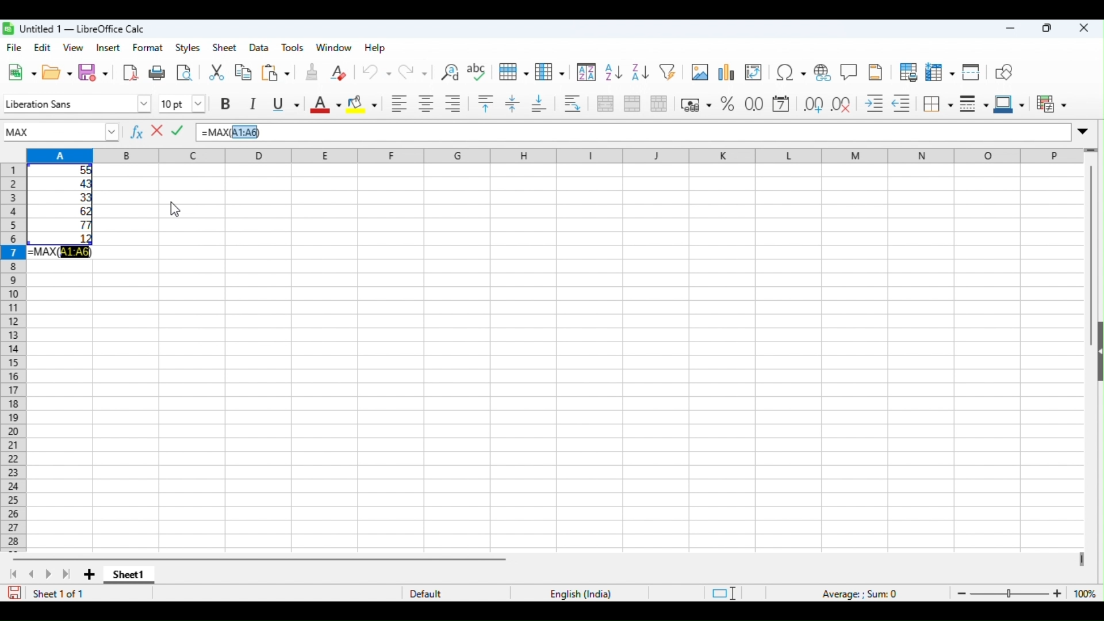 The height and width of the screenshot is (621, 1104). I want to click on view, so click(72, 48).